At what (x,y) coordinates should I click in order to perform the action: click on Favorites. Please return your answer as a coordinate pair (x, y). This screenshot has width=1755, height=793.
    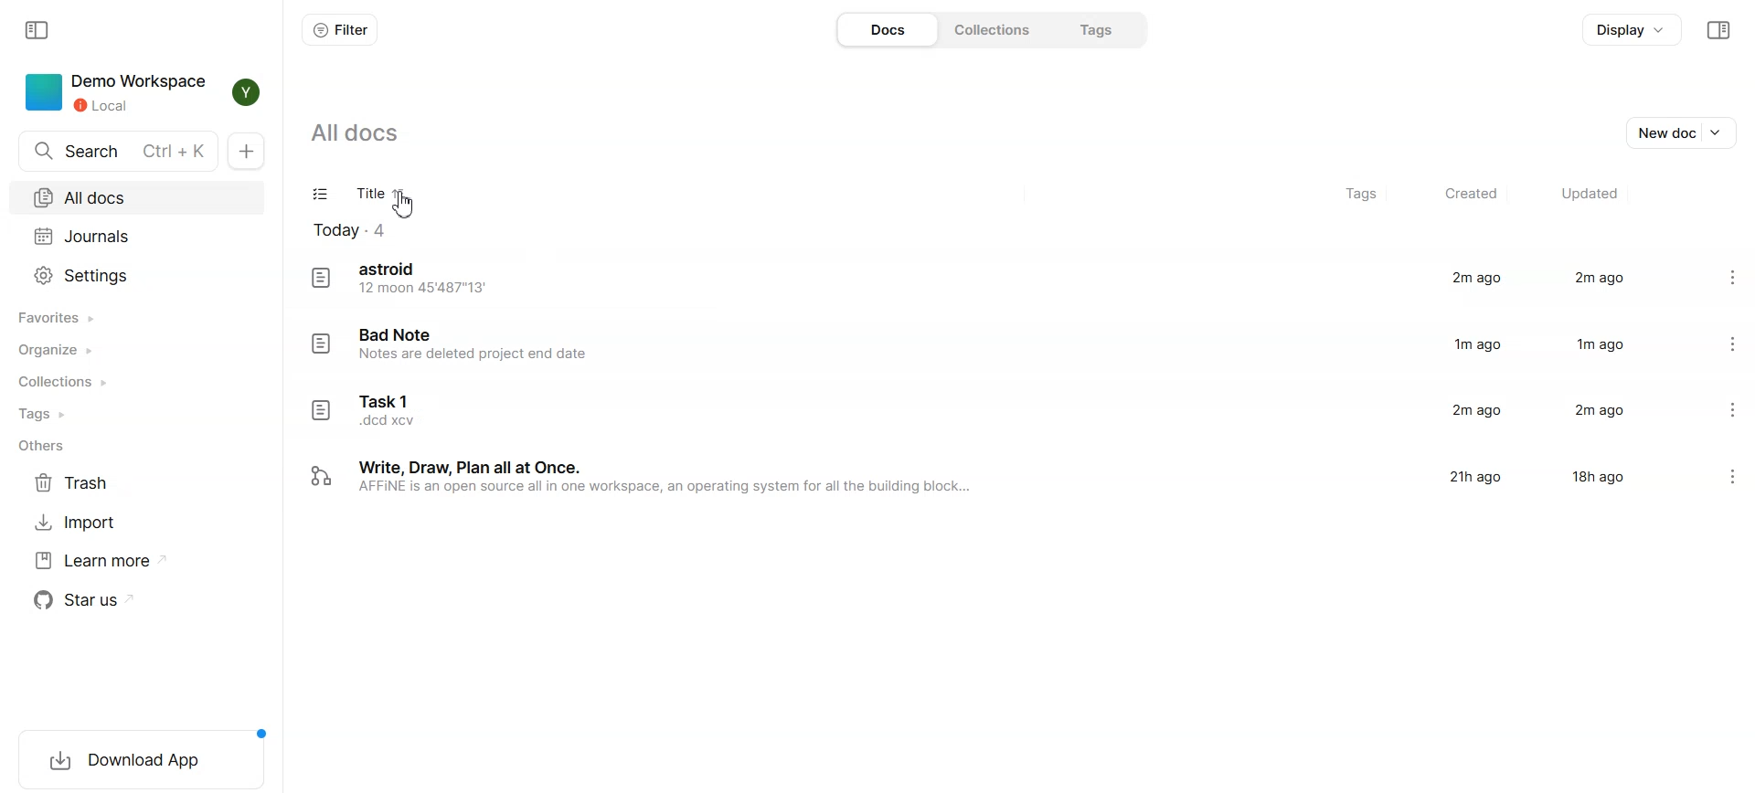
    Looking at the image, I should click on (79, 319).